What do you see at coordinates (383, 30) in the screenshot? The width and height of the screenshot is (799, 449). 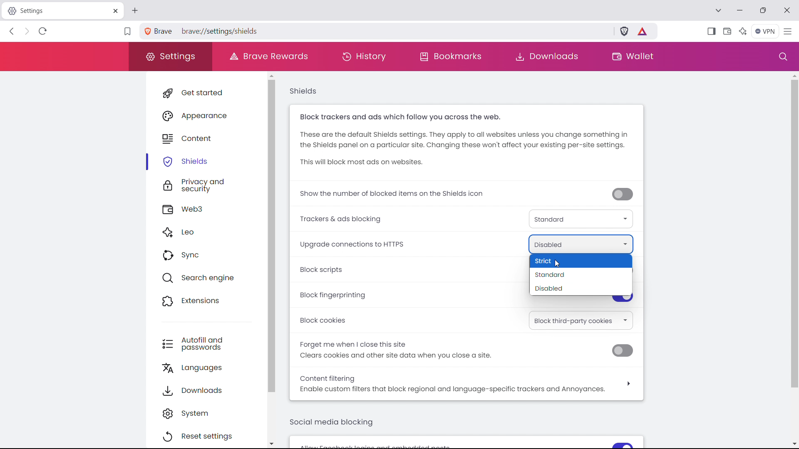 I see `search brave or type a URL` at bounding box center [383, 30].